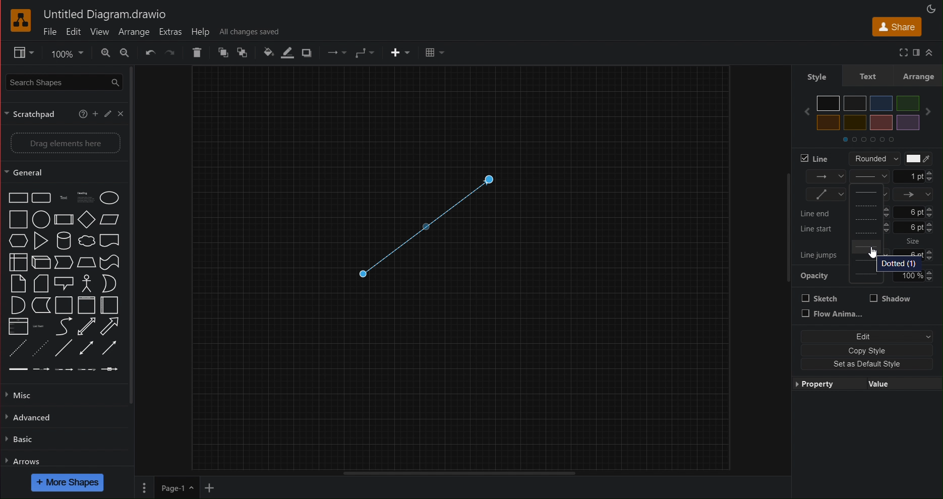  What do you see at coordinates (99, 32) in the screenshot?
I see `View` at bounding box center [99, 32].